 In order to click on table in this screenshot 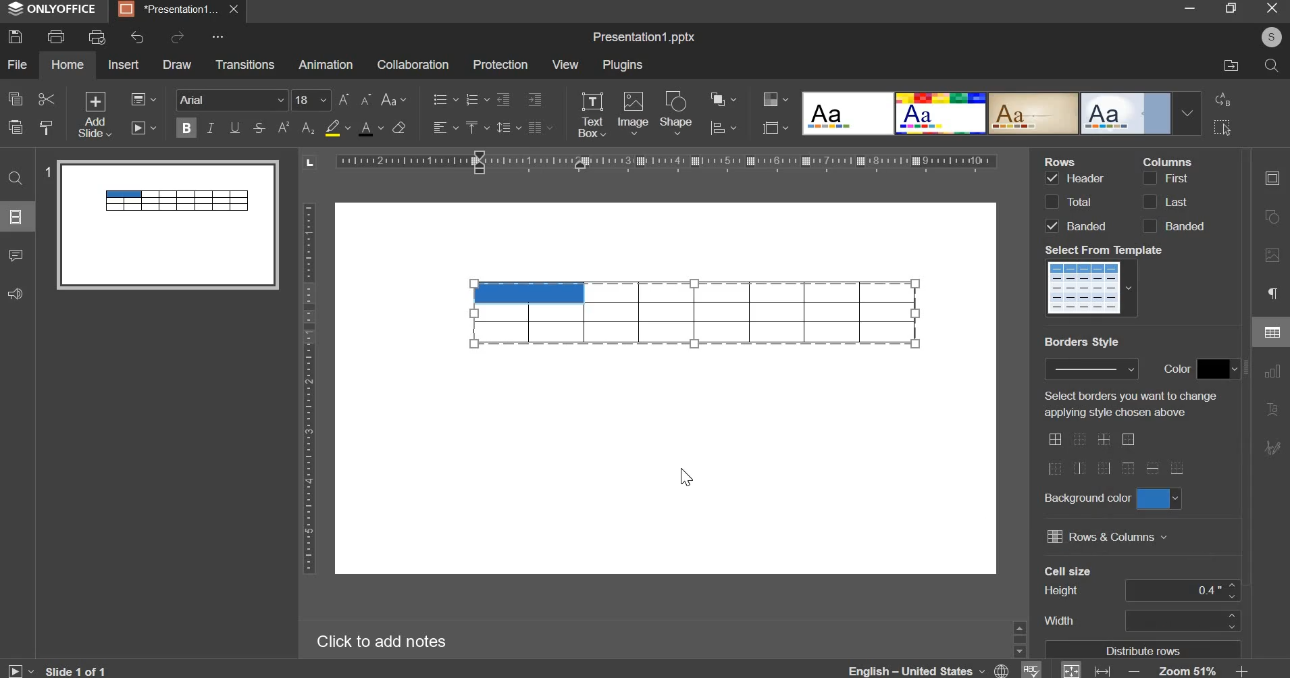, I will do `click(695, 313)`.